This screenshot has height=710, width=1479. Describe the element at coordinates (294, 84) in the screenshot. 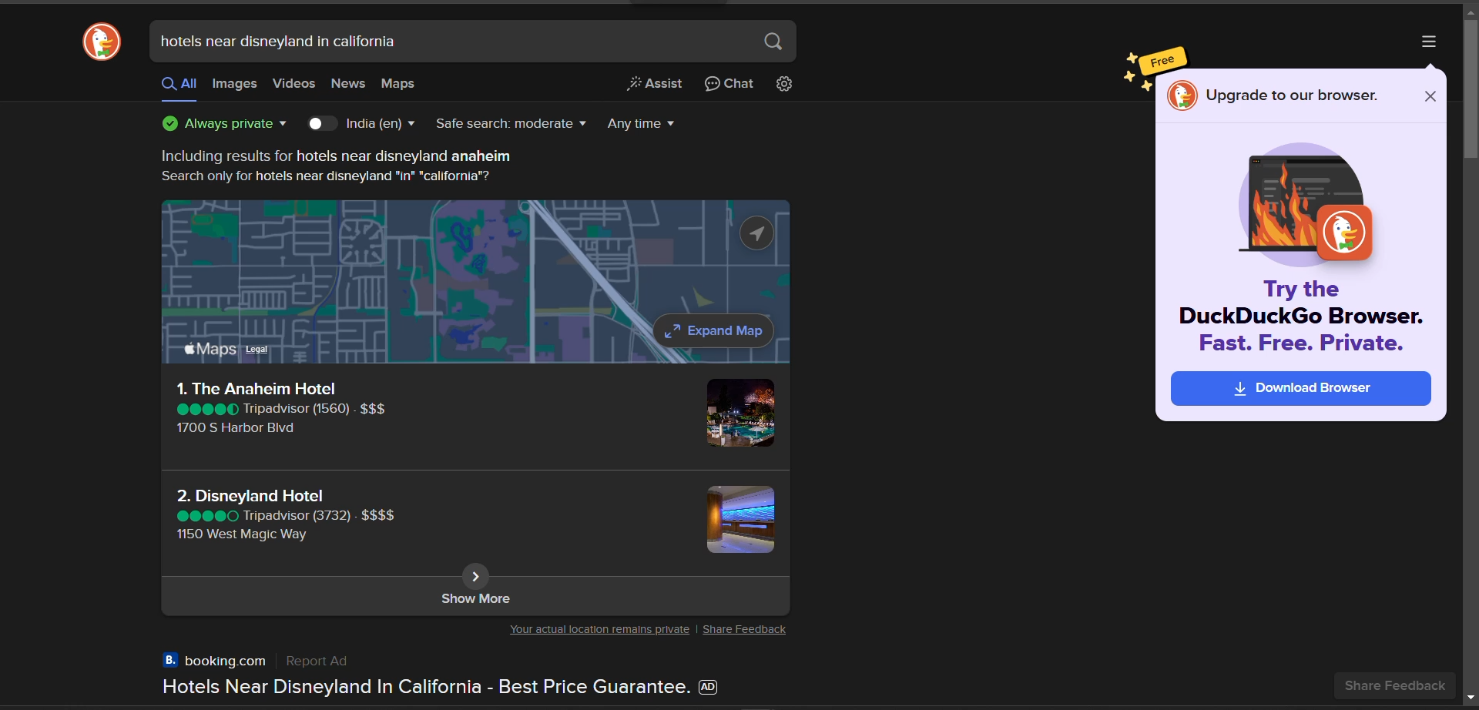

I see `videos` at that location.